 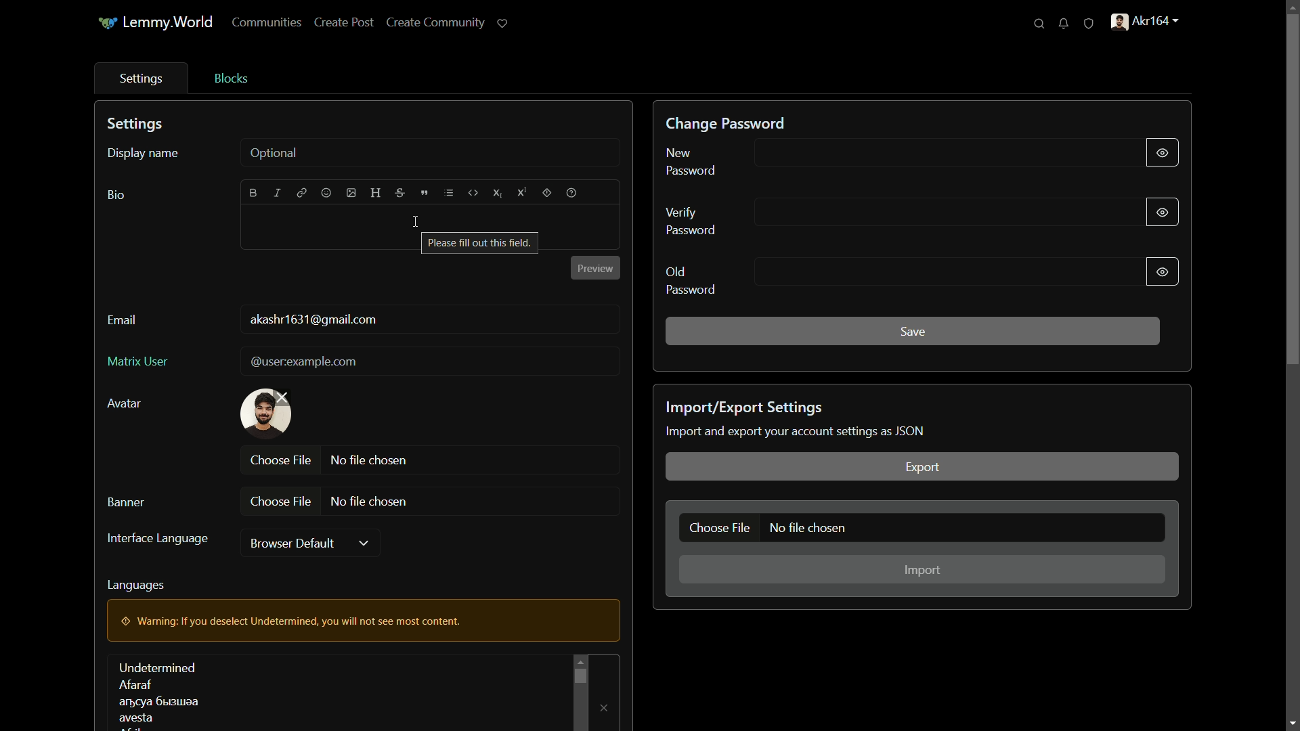 What do you see at coordinates (1163, 152) in the screenshot?
I see `show/hide` at bounding box center [1163, 152].